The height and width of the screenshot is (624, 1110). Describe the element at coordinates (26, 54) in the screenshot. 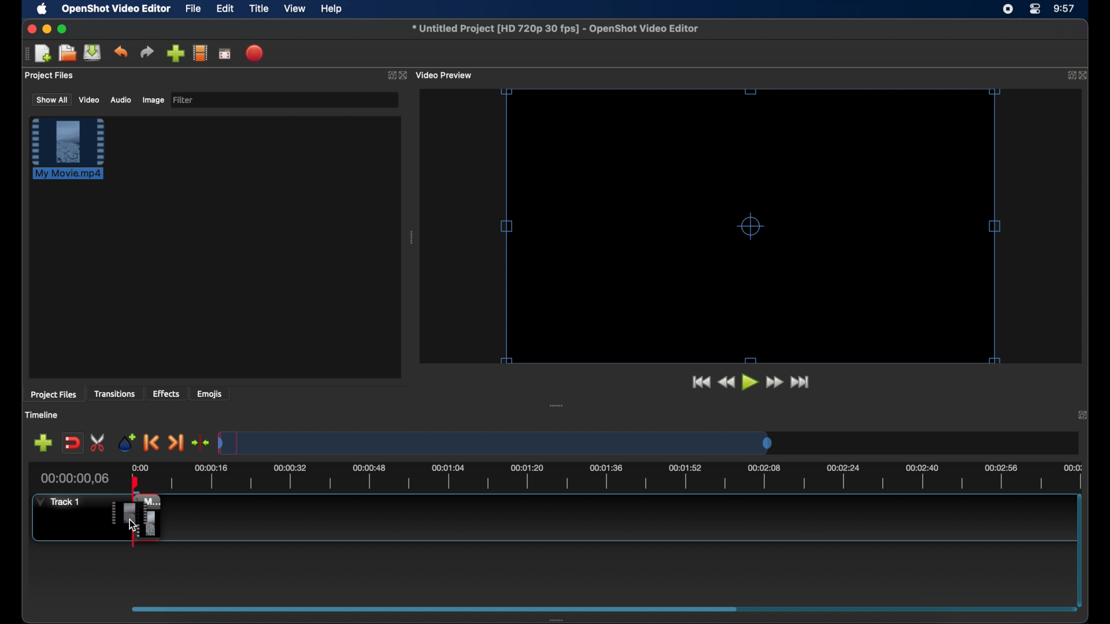

I see `drag handle` at that location.